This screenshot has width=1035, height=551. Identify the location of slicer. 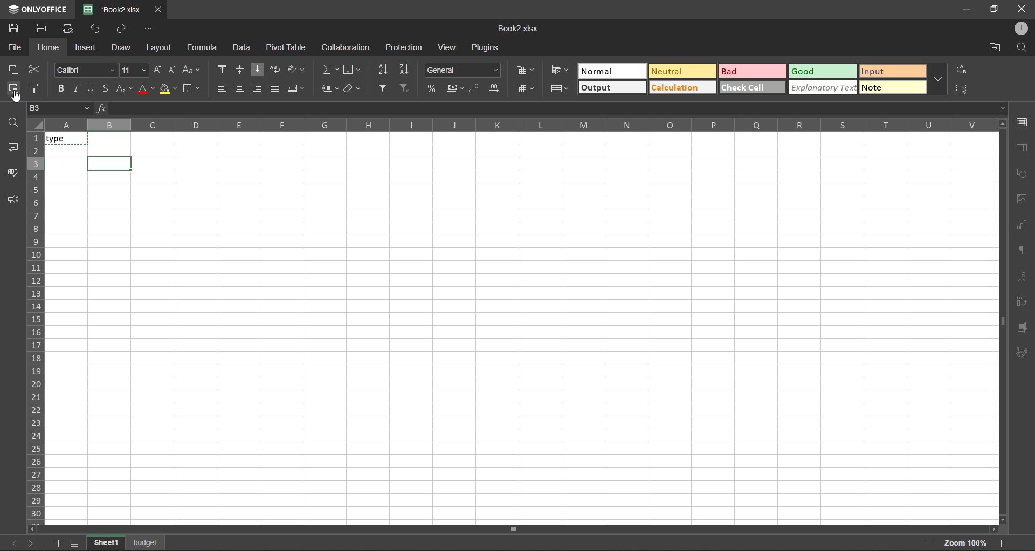
(1020, 326).